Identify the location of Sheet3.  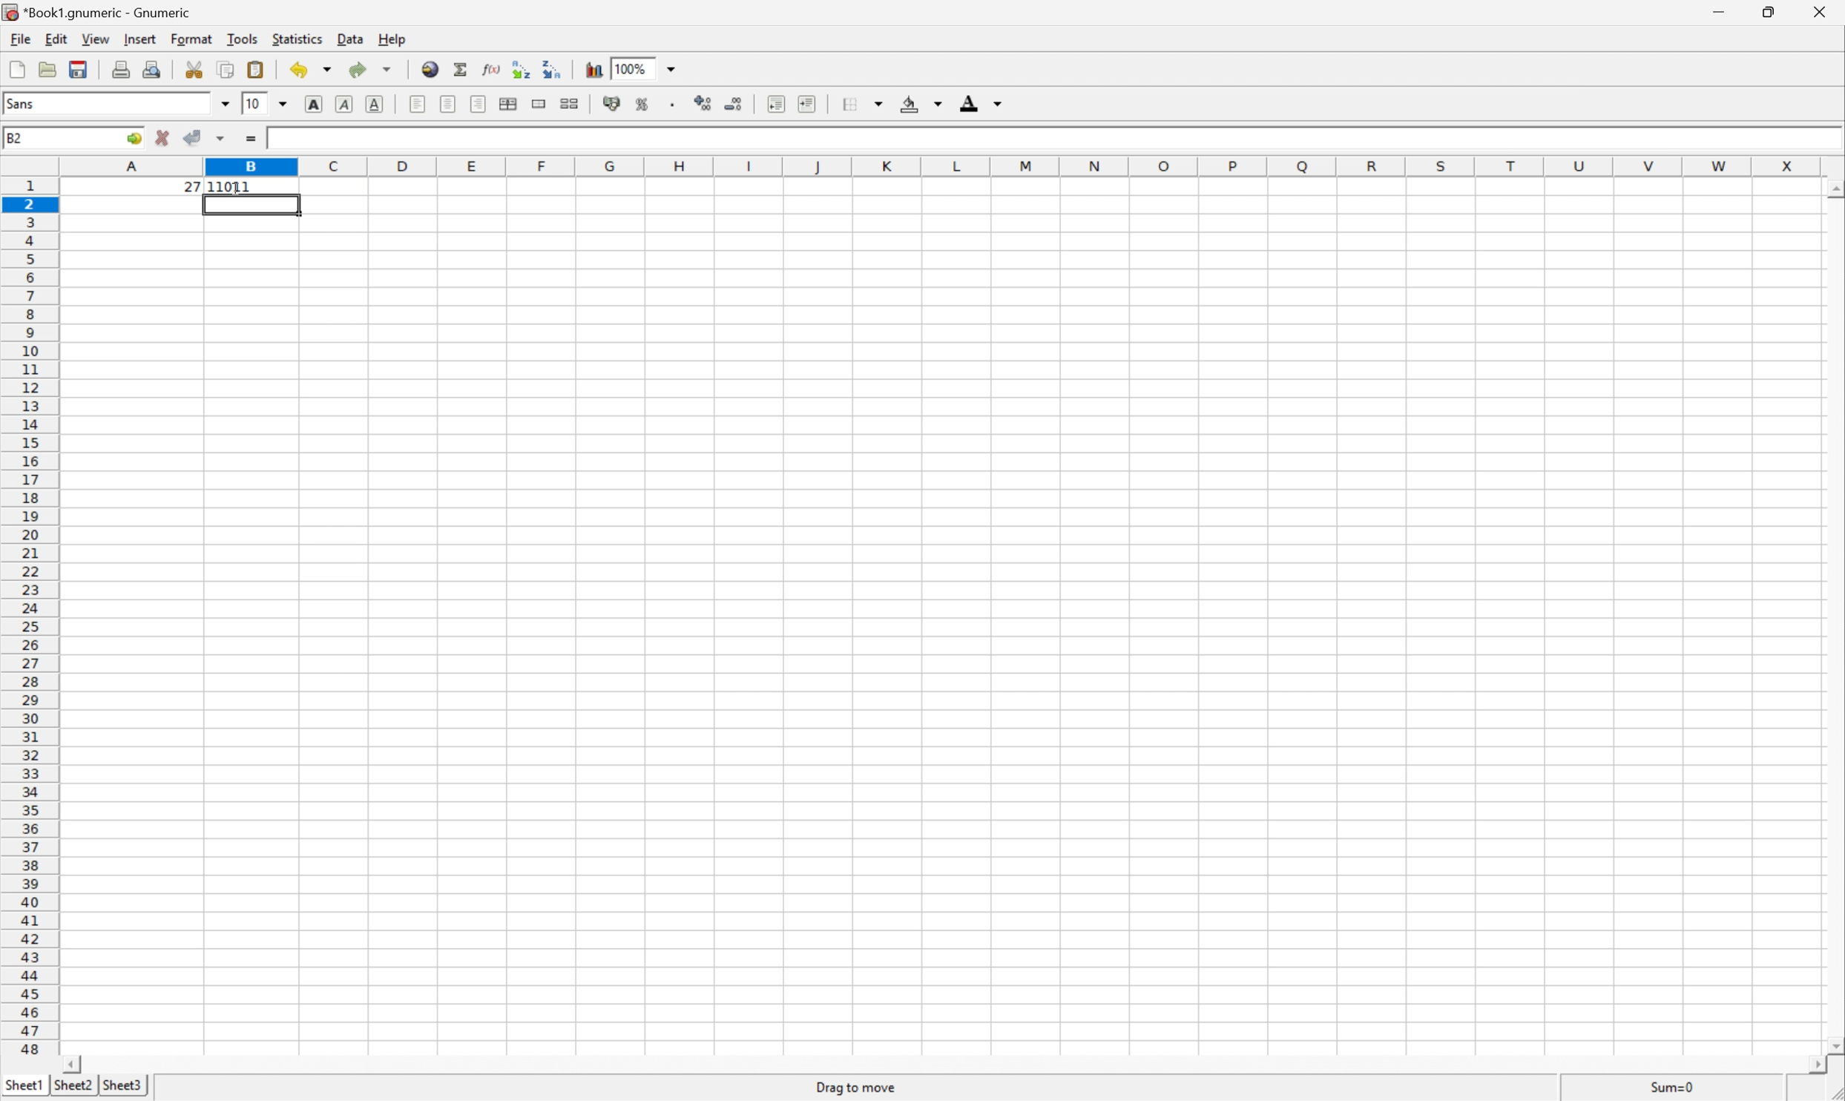
(120, 1087).